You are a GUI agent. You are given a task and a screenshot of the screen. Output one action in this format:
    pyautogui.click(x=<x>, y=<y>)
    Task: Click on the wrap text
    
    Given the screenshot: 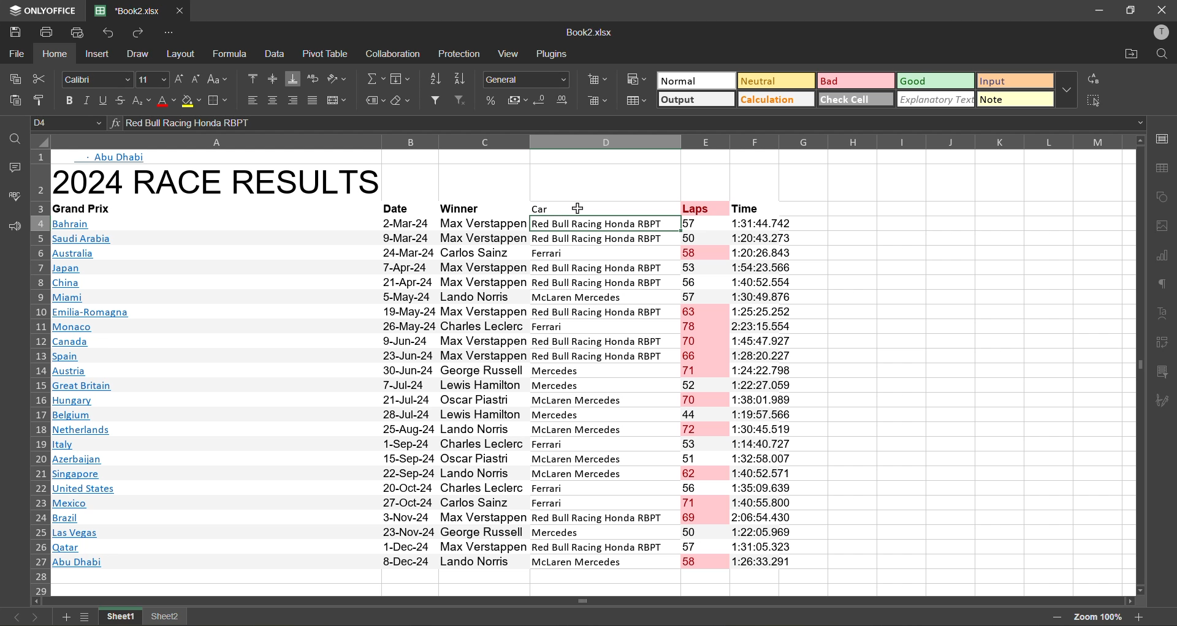 What is the action you would take?
    pyautogui.click(x=311, y=78)
    